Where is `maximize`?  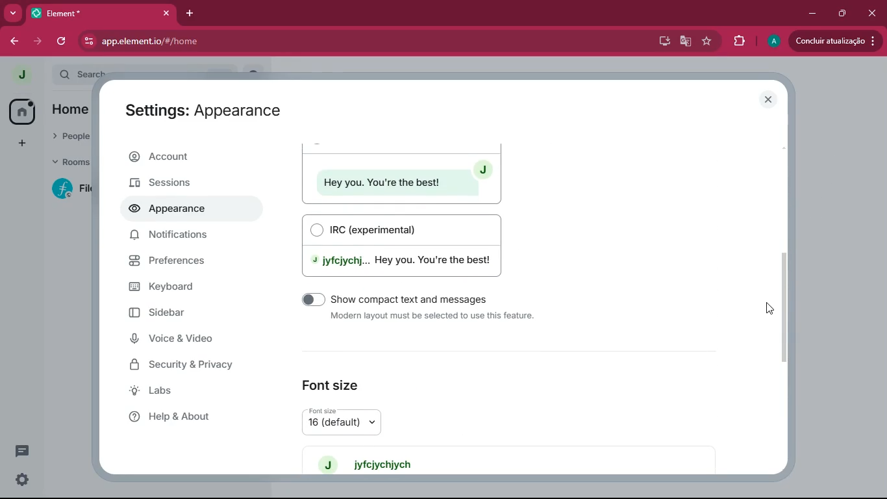
maximize is located at coordinates (843, 13).